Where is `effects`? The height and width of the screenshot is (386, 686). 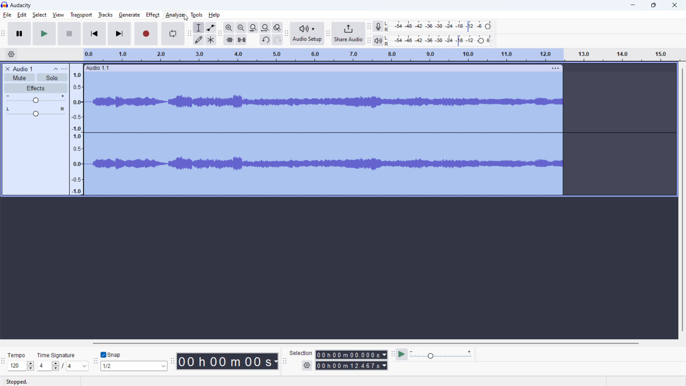 effects is located at coordinates (35, 88).